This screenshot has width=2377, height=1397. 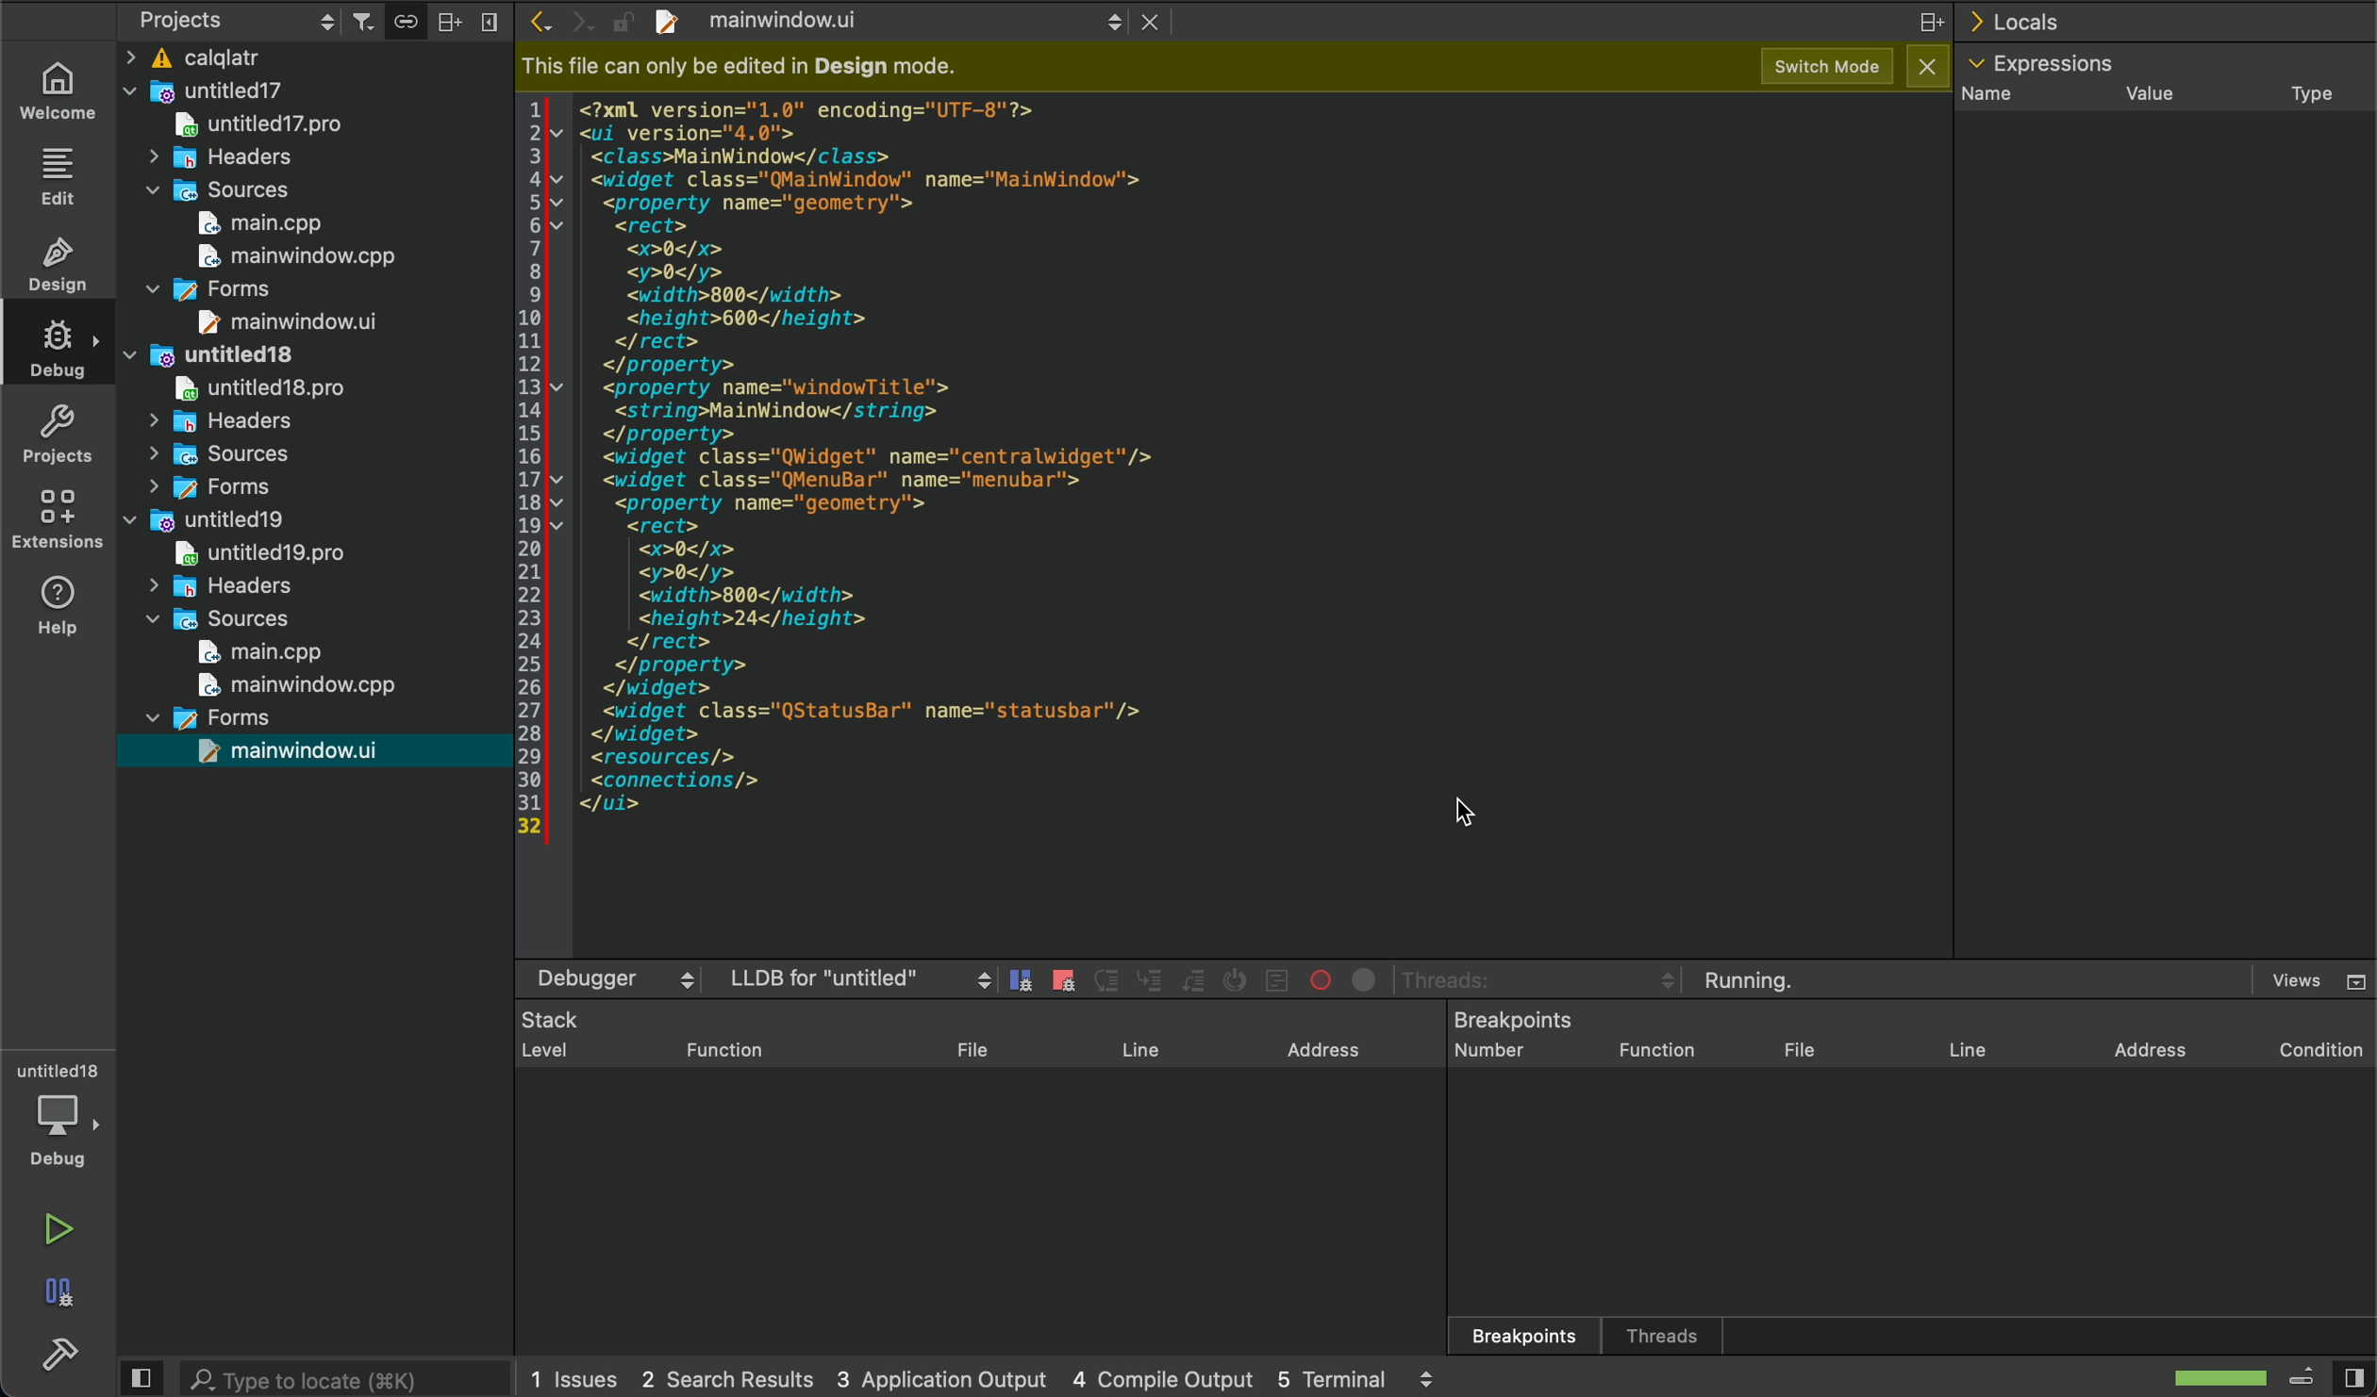 What do you see at coordinates (64, 1227) in the screenshot?
I see `run` at bounding box center [64, 1227].